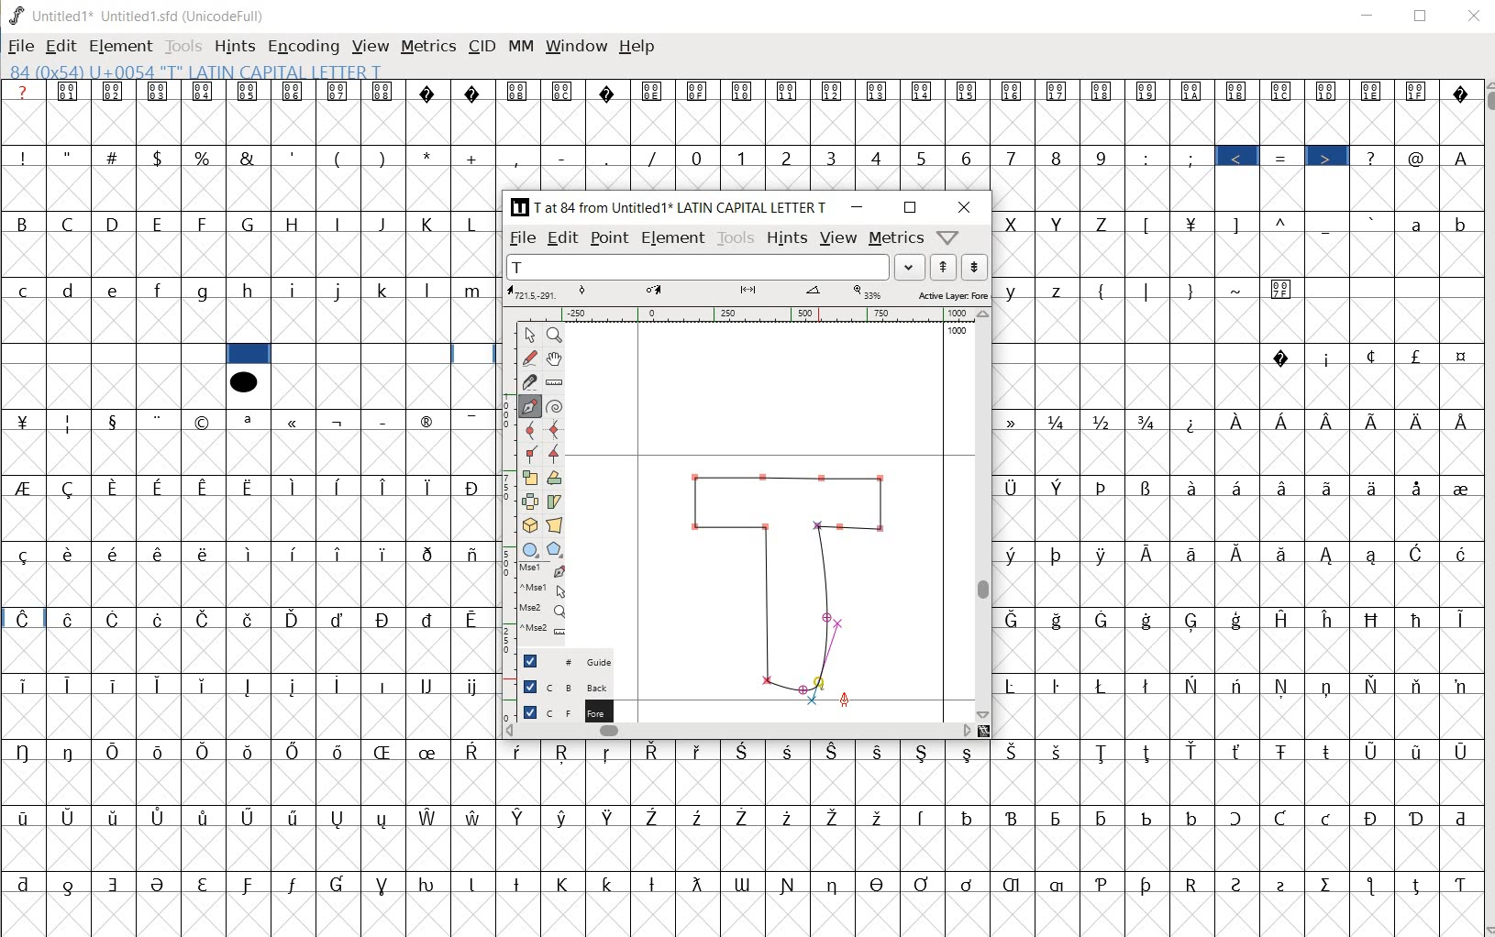 The image size is (1495, 937). Describe the element at coordinates (698, 267) in the screenshot. I see `T` at that location.